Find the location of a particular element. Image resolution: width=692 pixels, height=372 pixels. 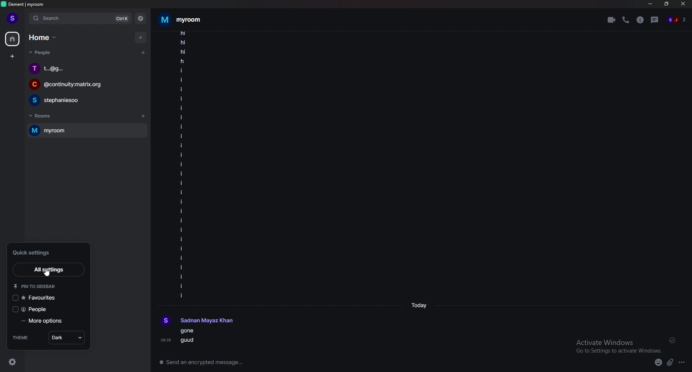

video call is located at coordinates (611, 20).